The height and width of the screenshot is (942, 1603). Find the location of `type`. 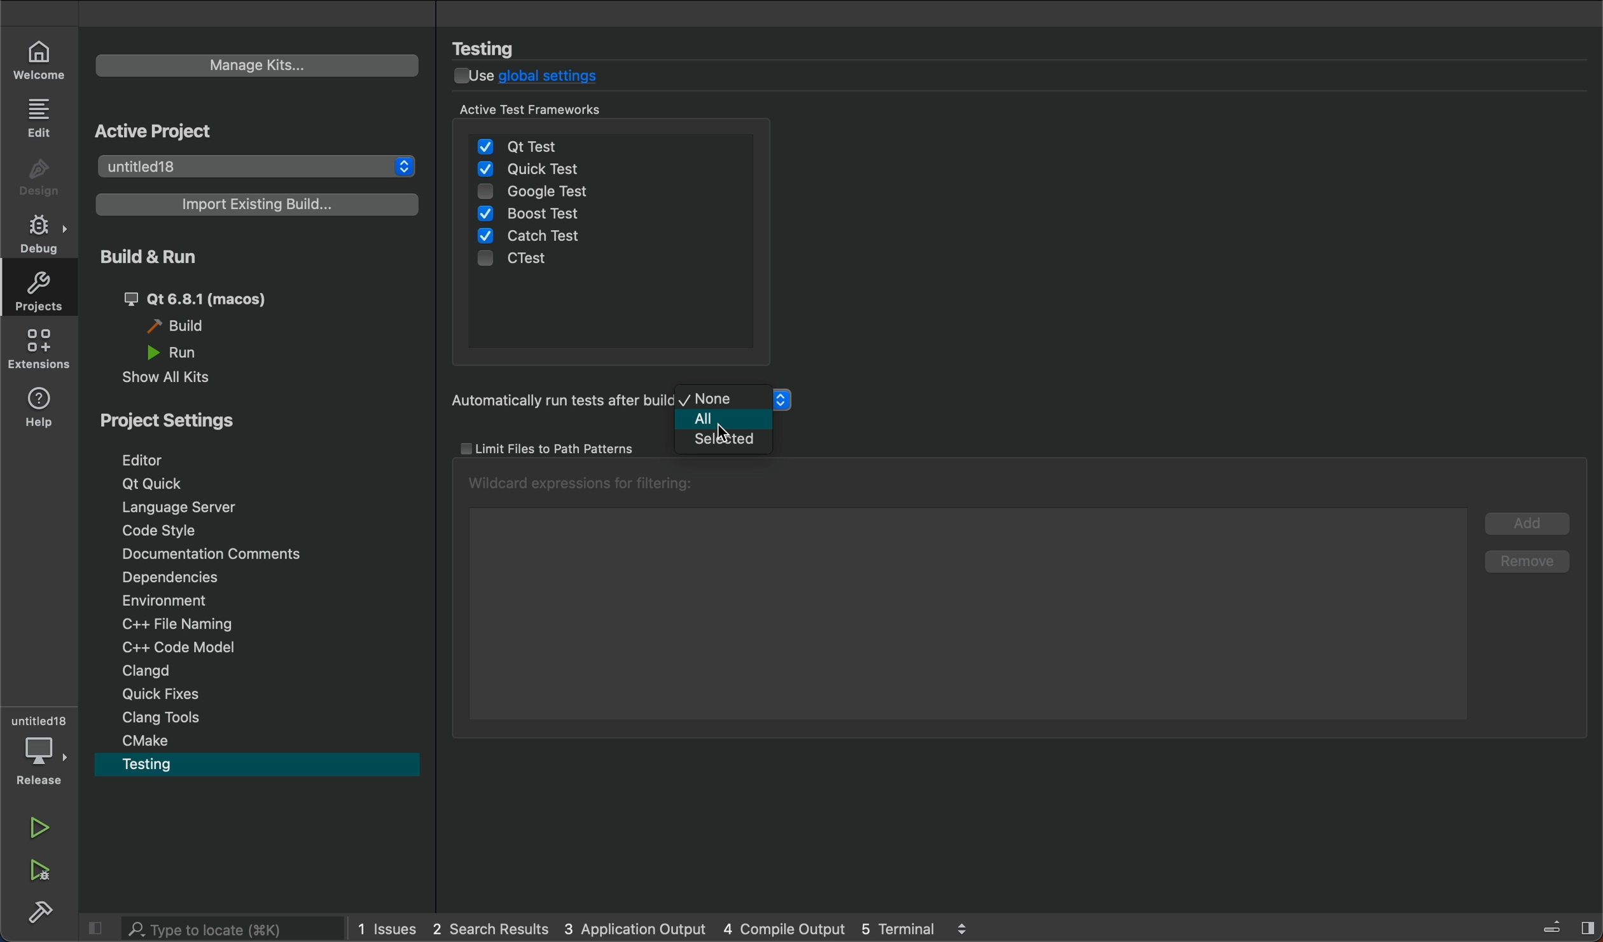

type is located at coordinates (210, 928).